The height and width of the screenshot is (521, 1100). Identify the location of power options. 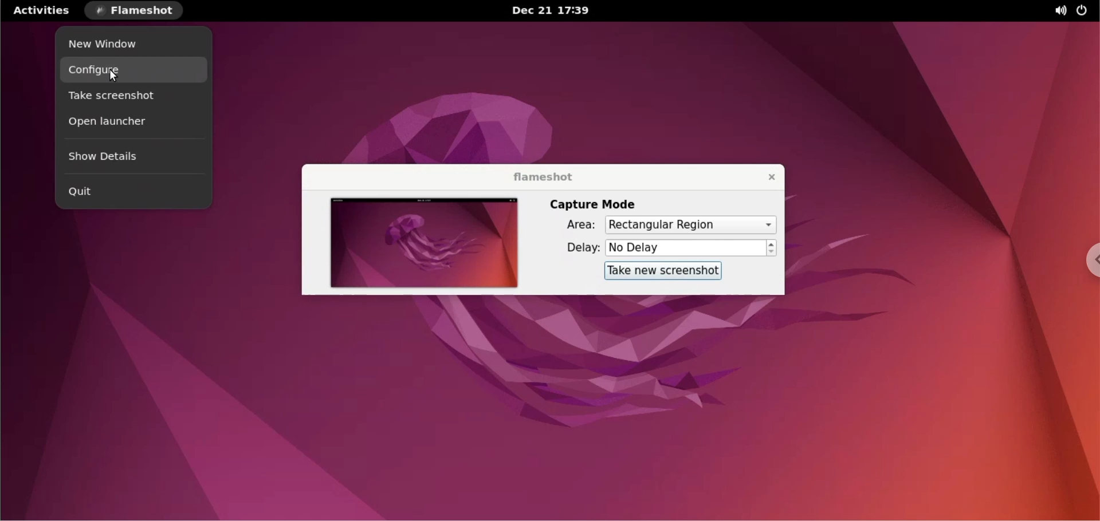
(1084, 11).